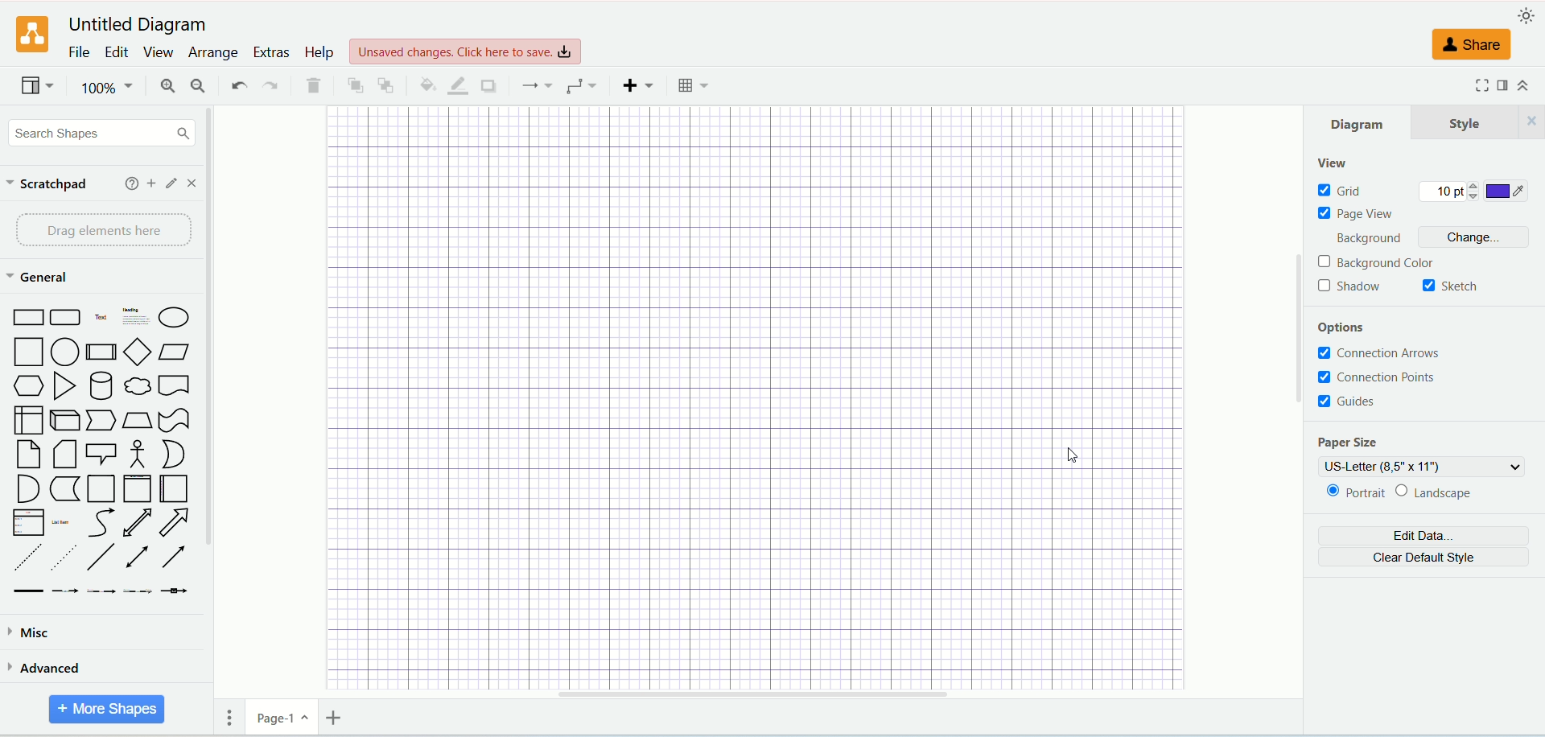 The width and height of the screenshot is (1545, 737). What do you see at coordinates (1354, 493) in the screenshot?
I see `portrait` at bounding box center [1354, 493].